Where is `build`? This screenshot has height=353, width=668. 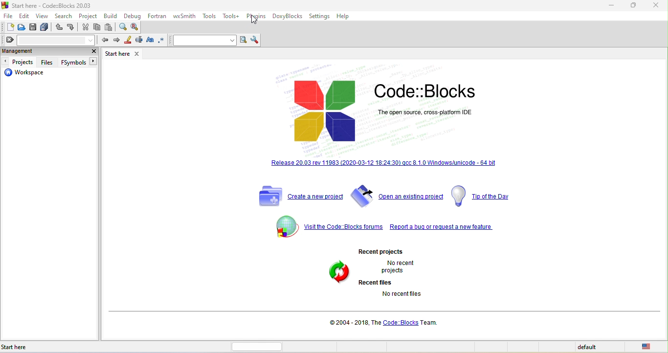
build is located at coordinates (111, 16).